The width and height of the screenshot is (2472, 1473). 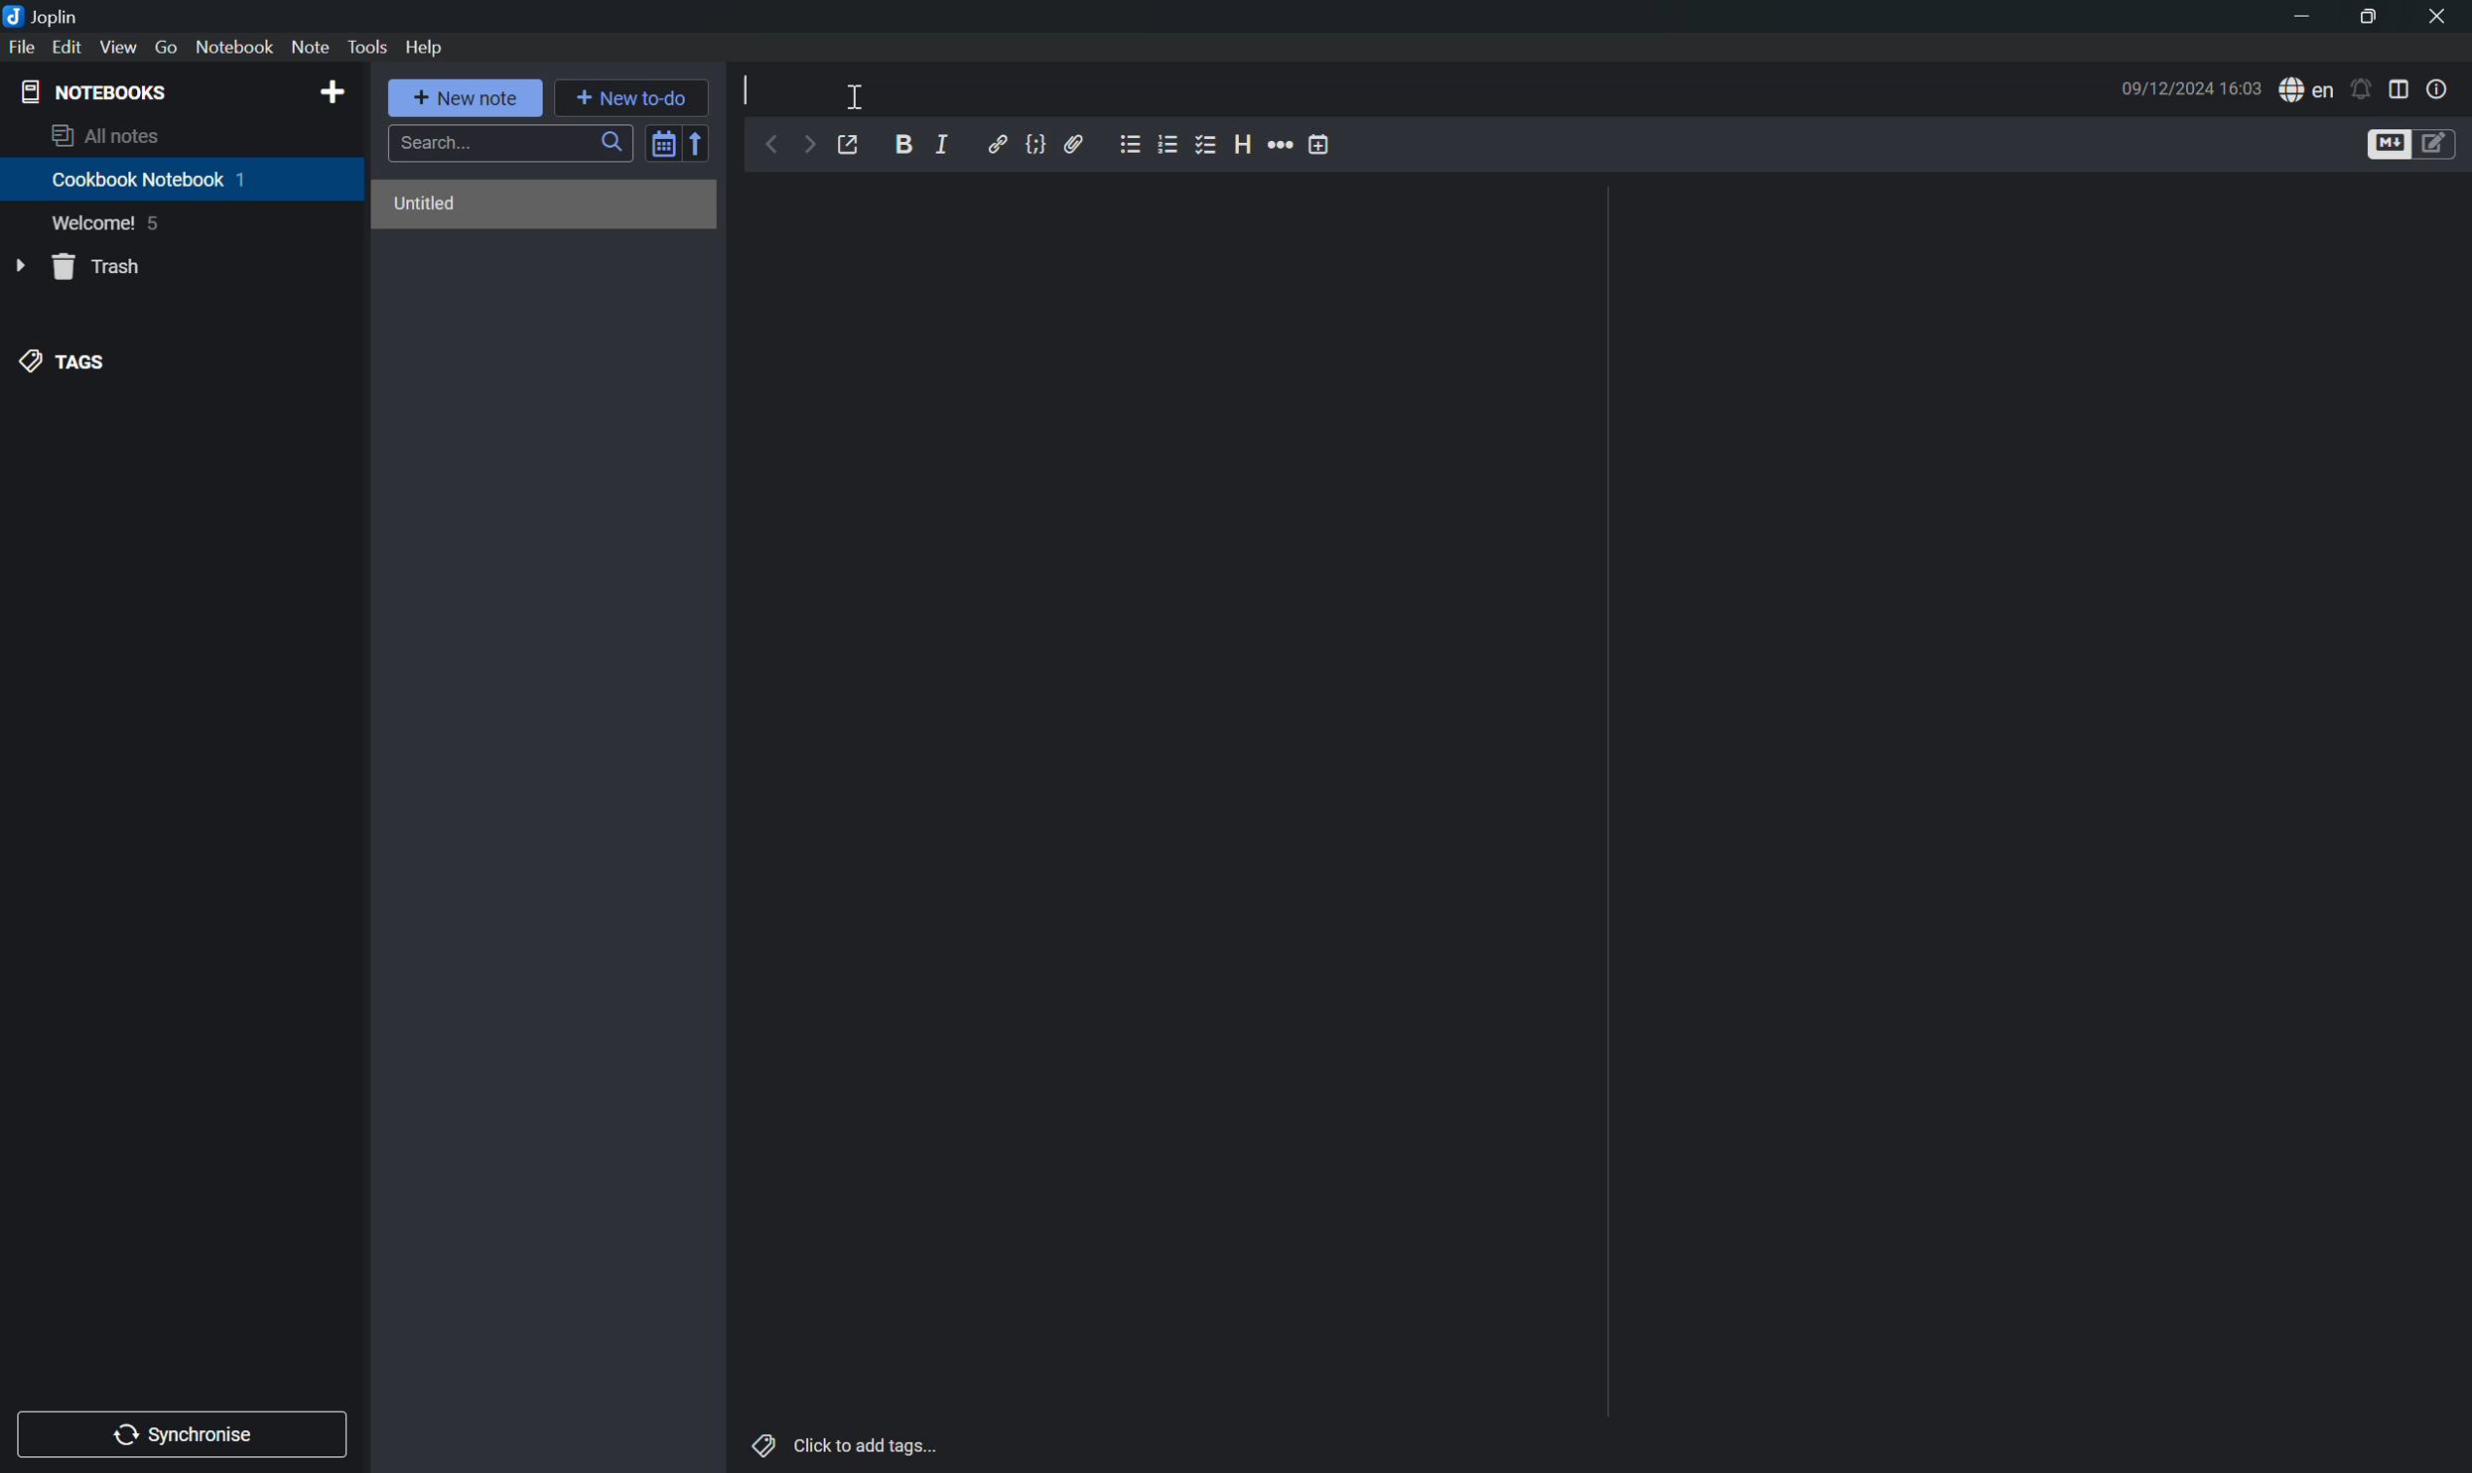 What do you see at coordinates (427, 50) in the screenshot?
I see `Help` at bounding box center [427, 50].